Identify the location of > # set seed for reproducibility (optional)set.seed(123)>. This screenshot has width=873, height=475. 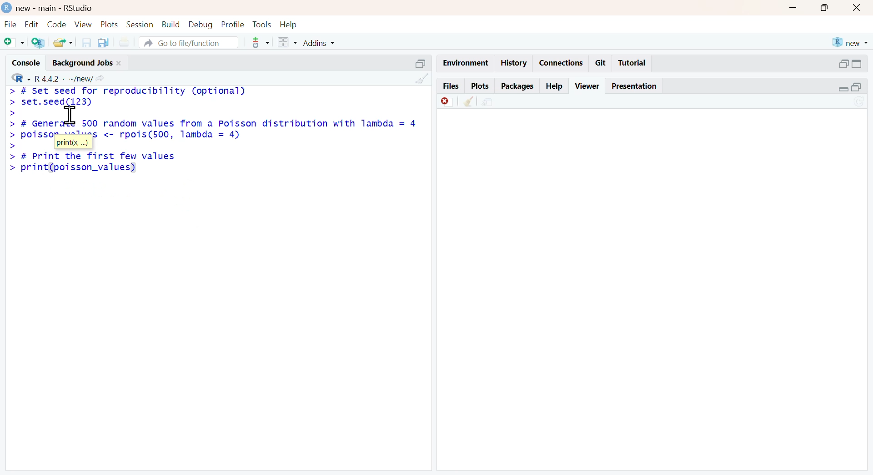
(127, 101).